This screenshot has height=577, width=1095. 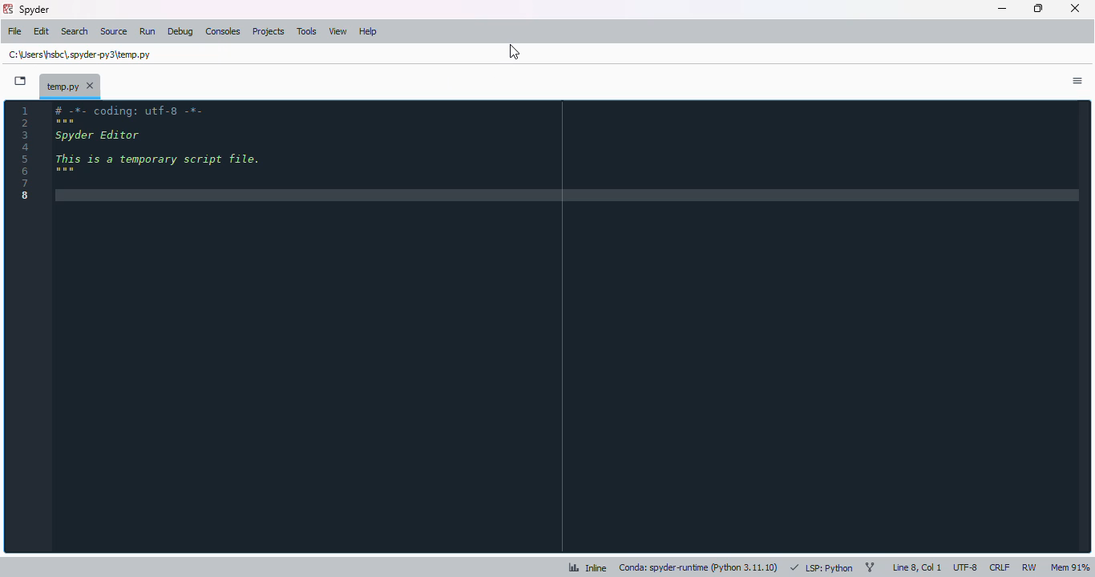 What do you see at coordinates (698, 568) in the screenshot?
I see `conda: spyder-runtime (python 3. 11. 10)` at bounding box center [698, 568].